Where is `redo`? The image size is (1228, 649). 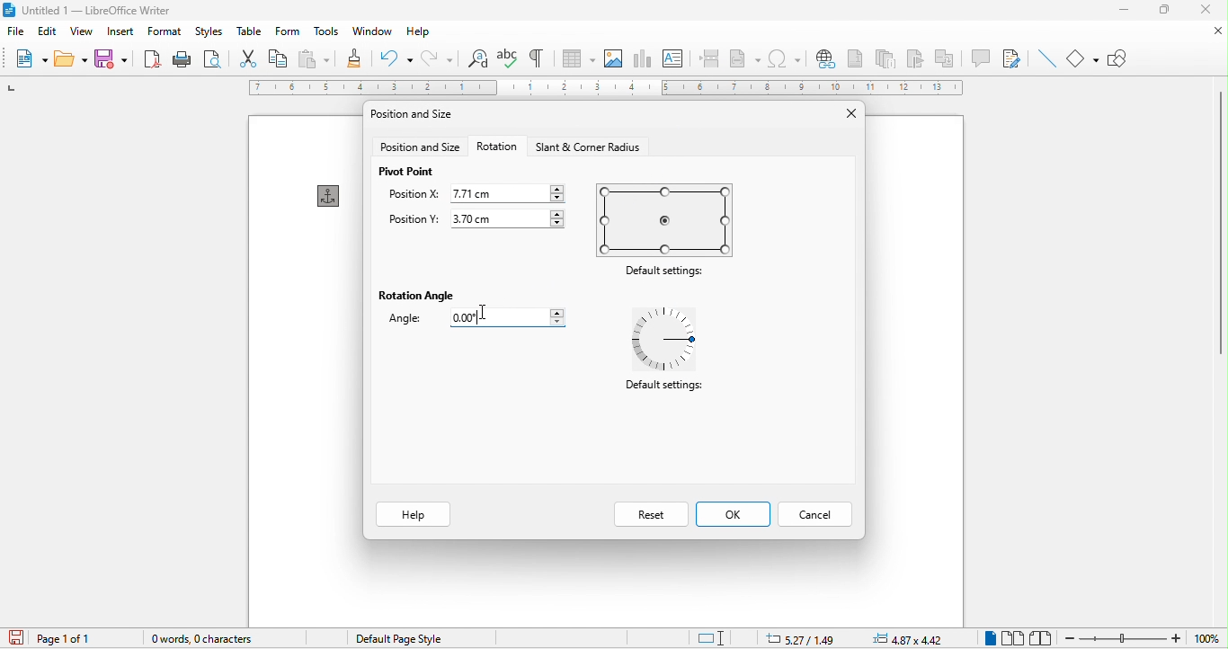
redo is located at coordinates (440, 60).